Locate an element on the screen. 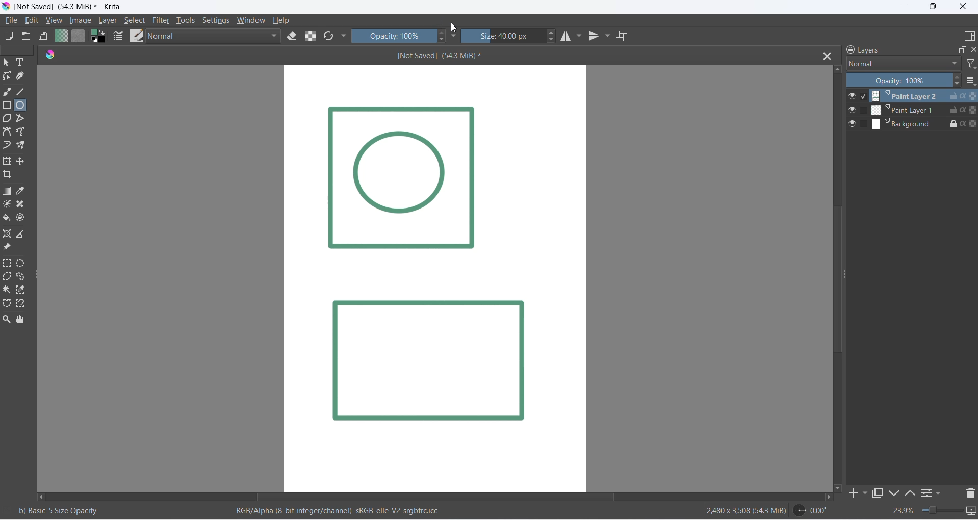  draw gradient is located at coordinates (7, 191).